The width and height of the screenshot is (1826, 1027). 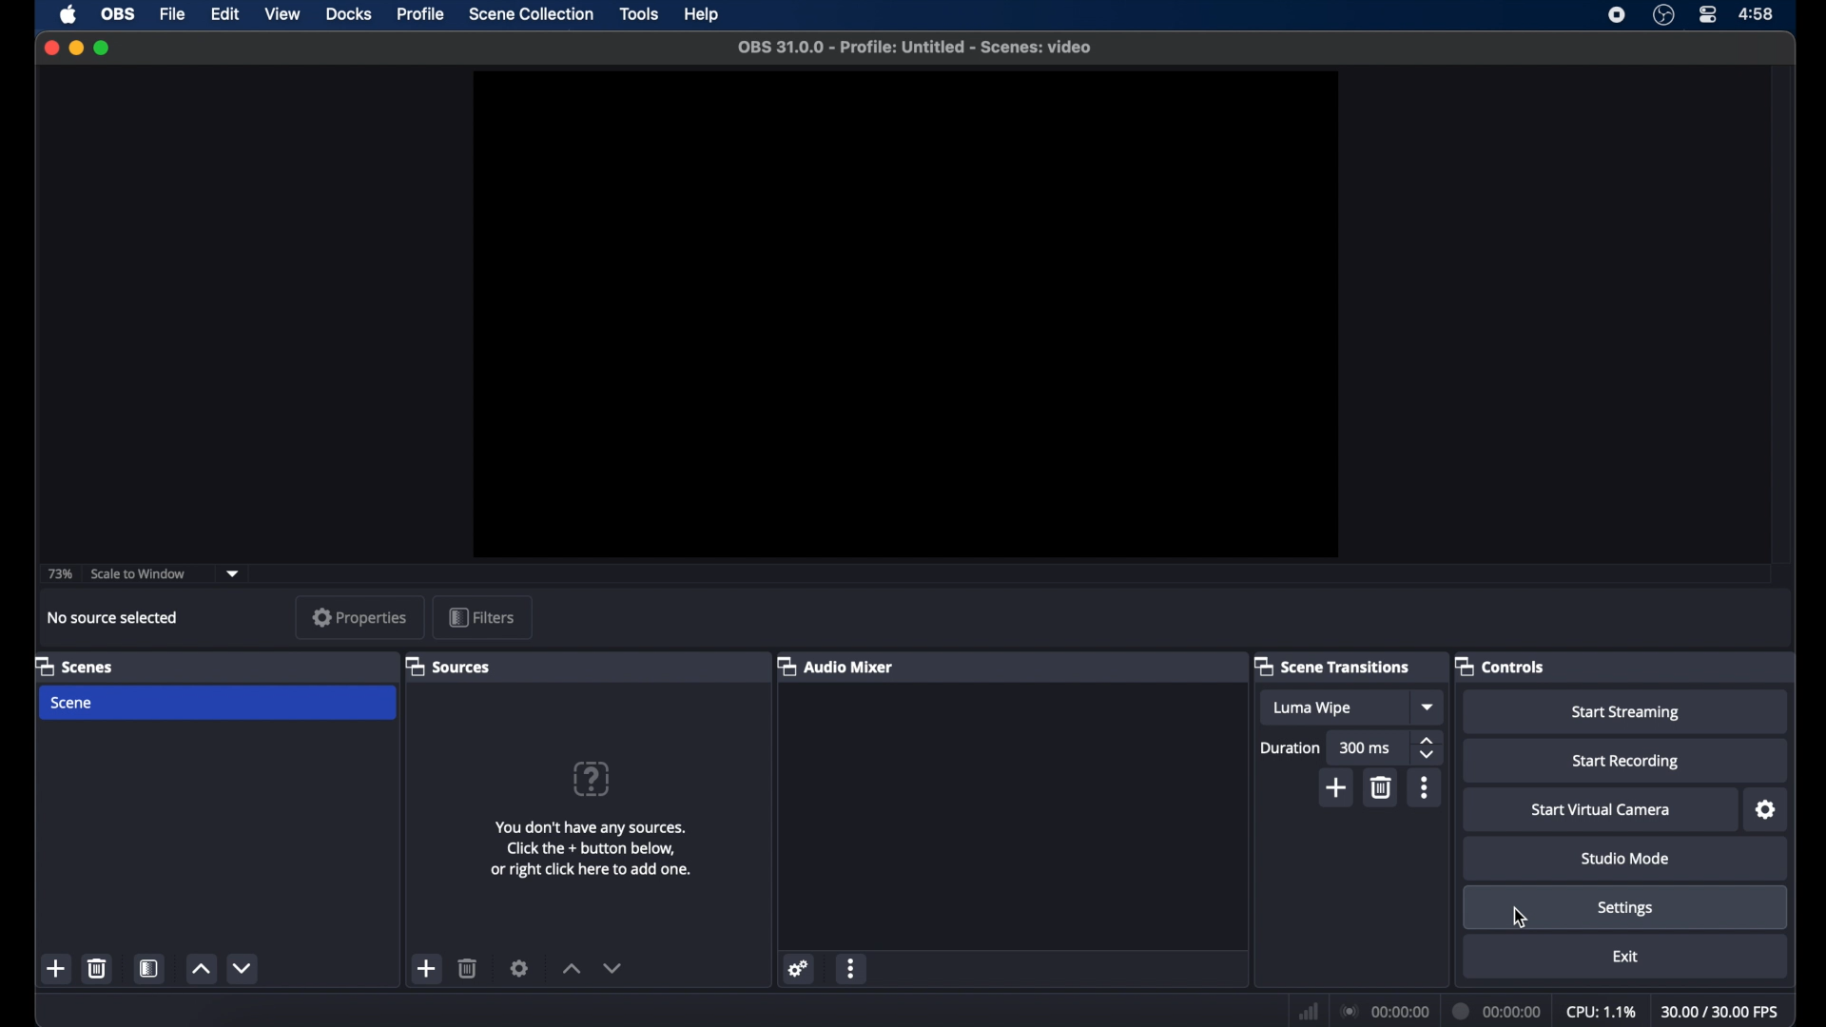 I want to click on control center, so click(x=1706, y=14).